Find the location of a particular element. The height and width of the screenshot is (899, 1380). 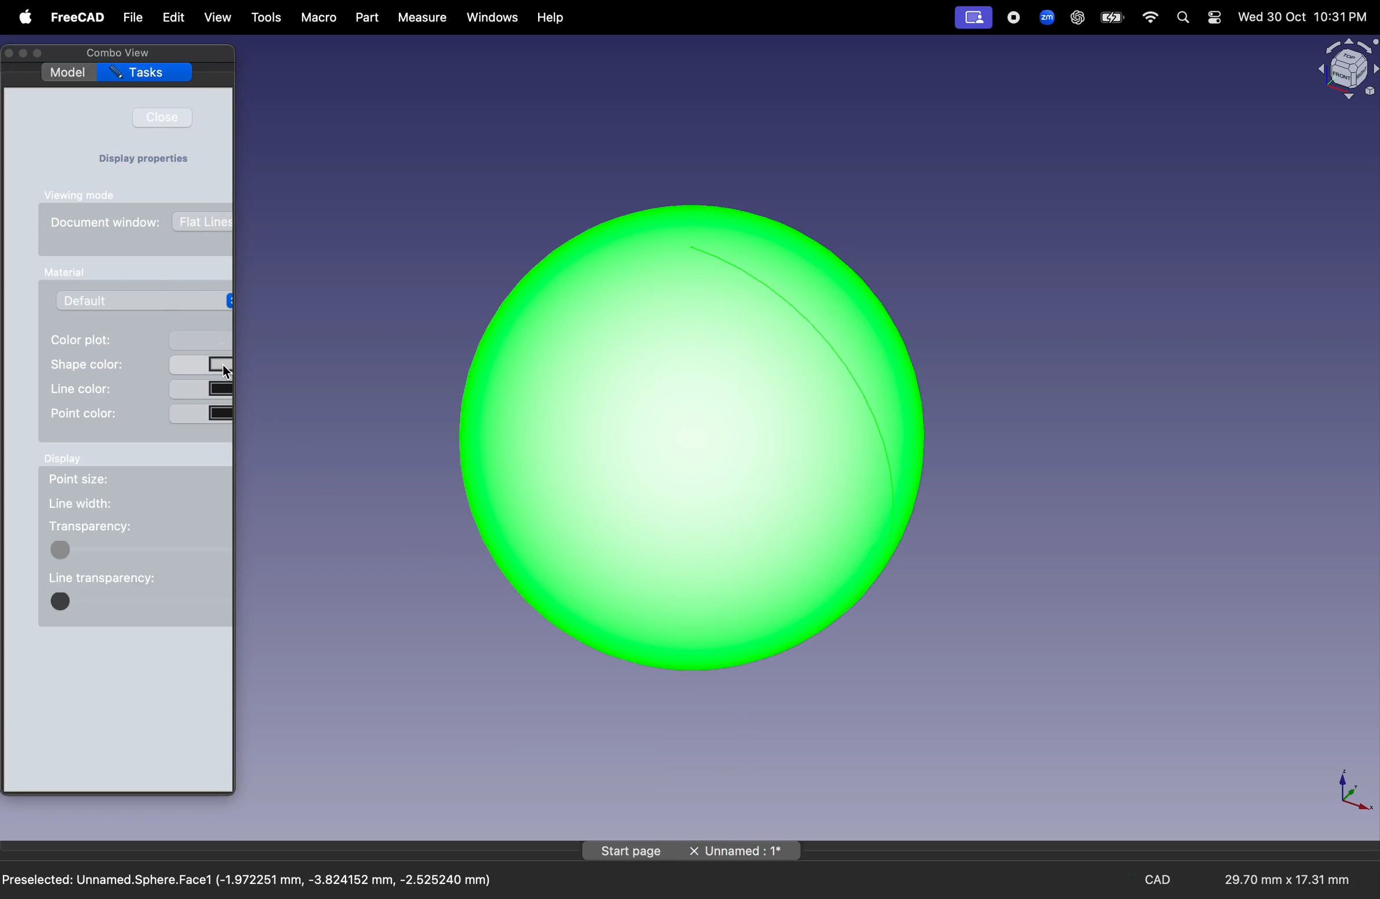

line width is located at coordinates (88, 502).